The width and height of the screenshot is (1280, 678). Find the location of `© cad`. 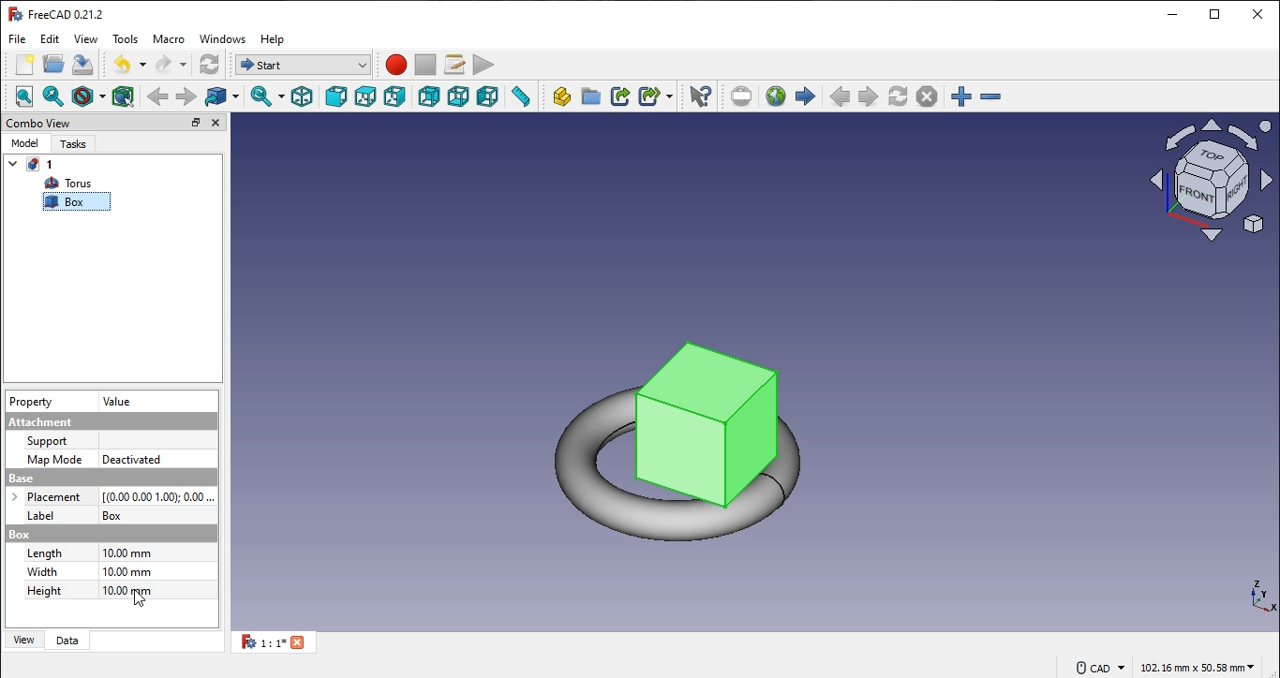

© cad is located at coordinates (1096, 666).